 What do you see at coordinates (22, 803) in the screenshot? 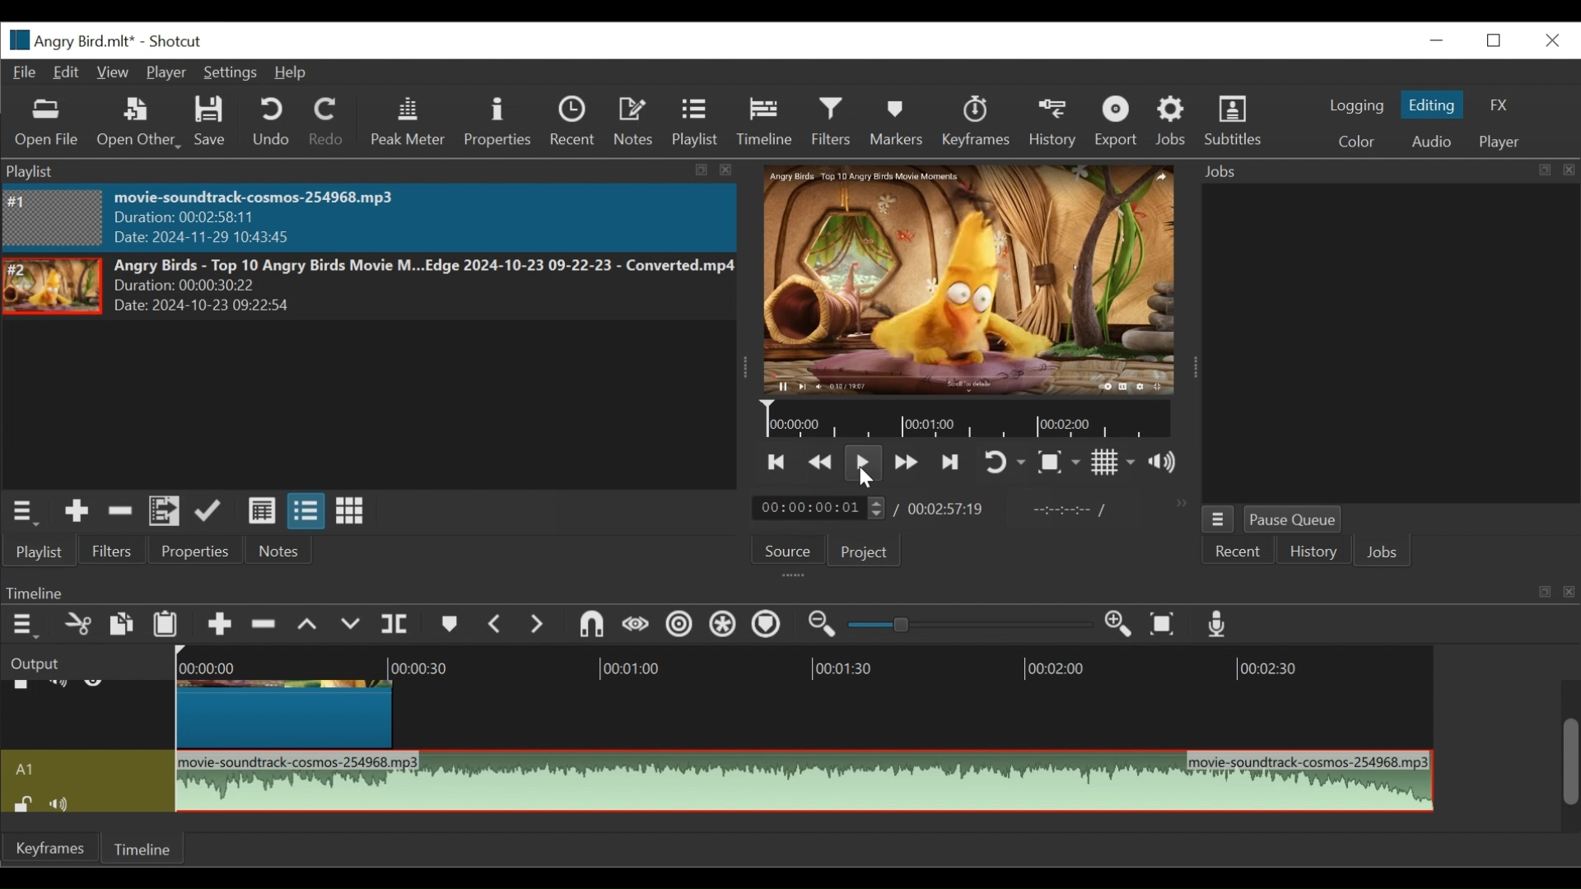
I see `(un)lock track` at bounding box center [22, 803].